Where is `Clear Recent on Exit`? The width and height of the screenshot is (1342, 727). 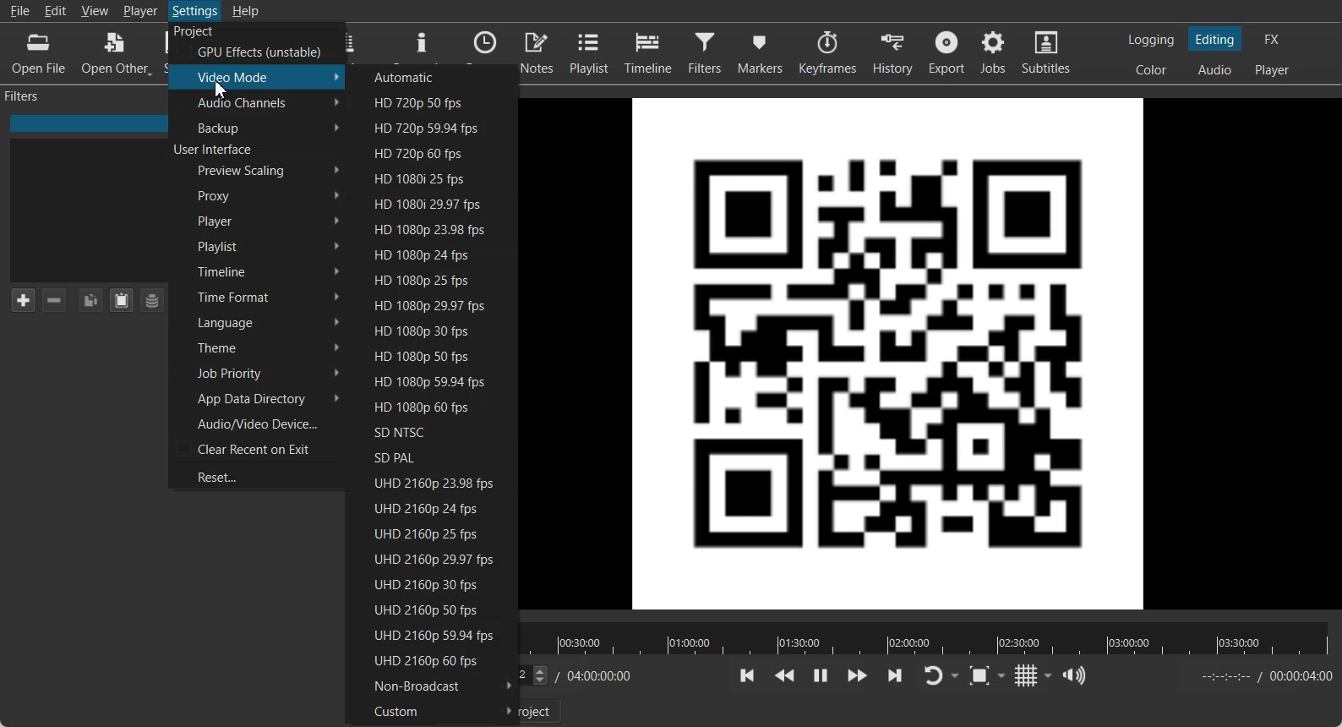 Clear Recent on Exit is located at coordinates (256, 449).